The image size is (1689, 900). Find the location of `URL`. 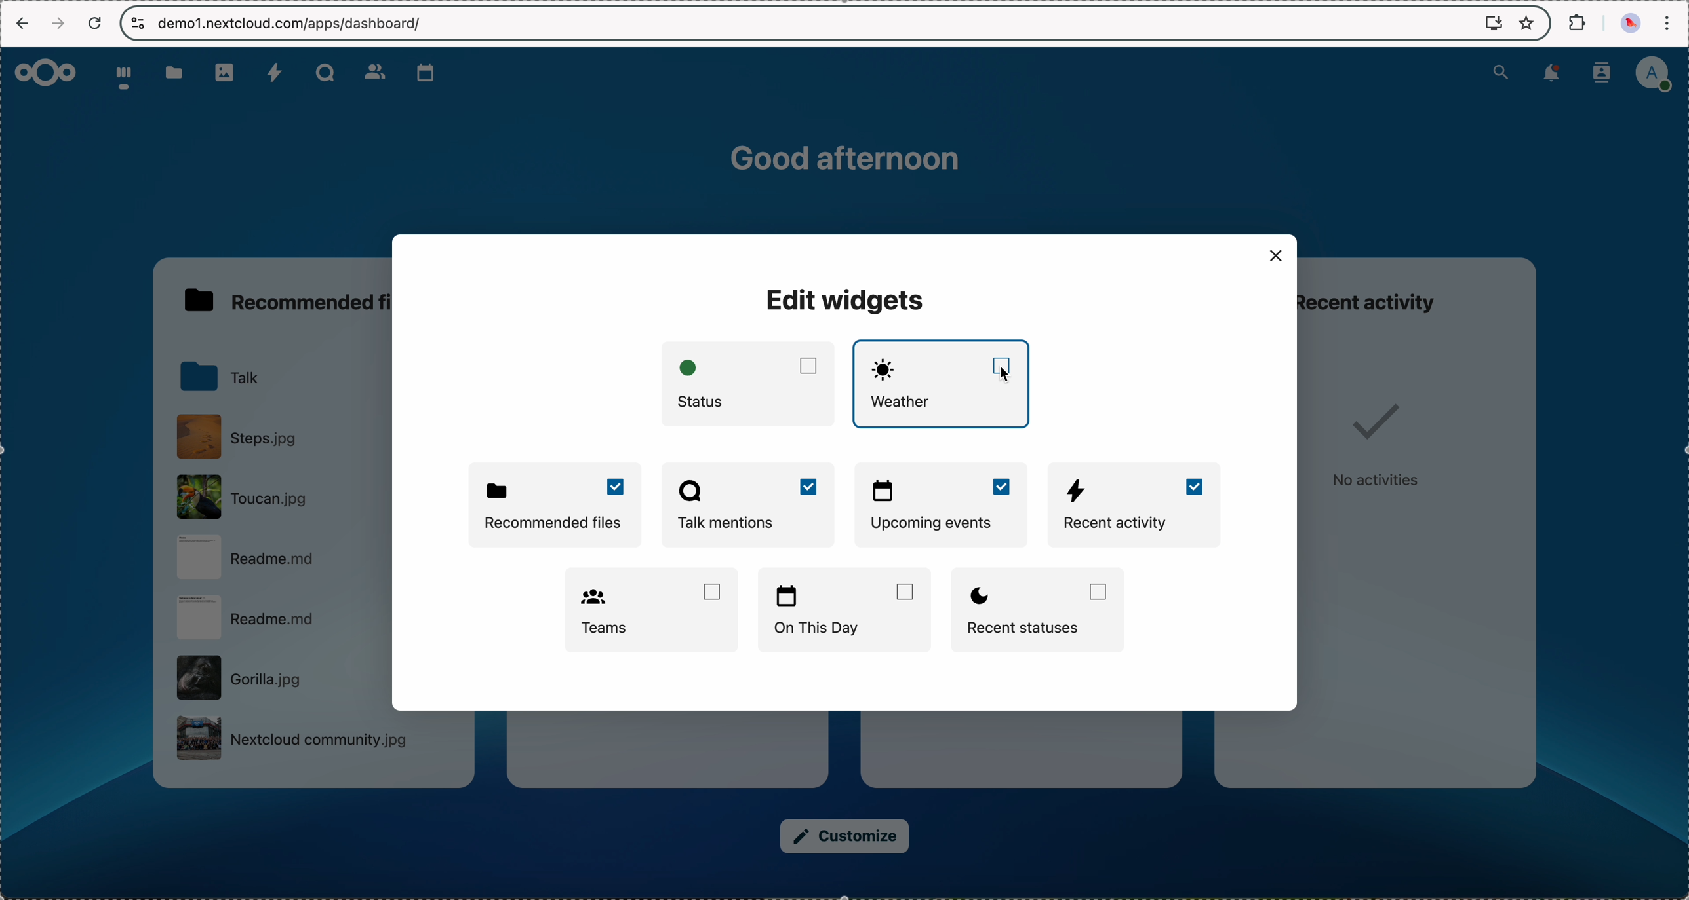

URL is located at coordinates (293, 23).